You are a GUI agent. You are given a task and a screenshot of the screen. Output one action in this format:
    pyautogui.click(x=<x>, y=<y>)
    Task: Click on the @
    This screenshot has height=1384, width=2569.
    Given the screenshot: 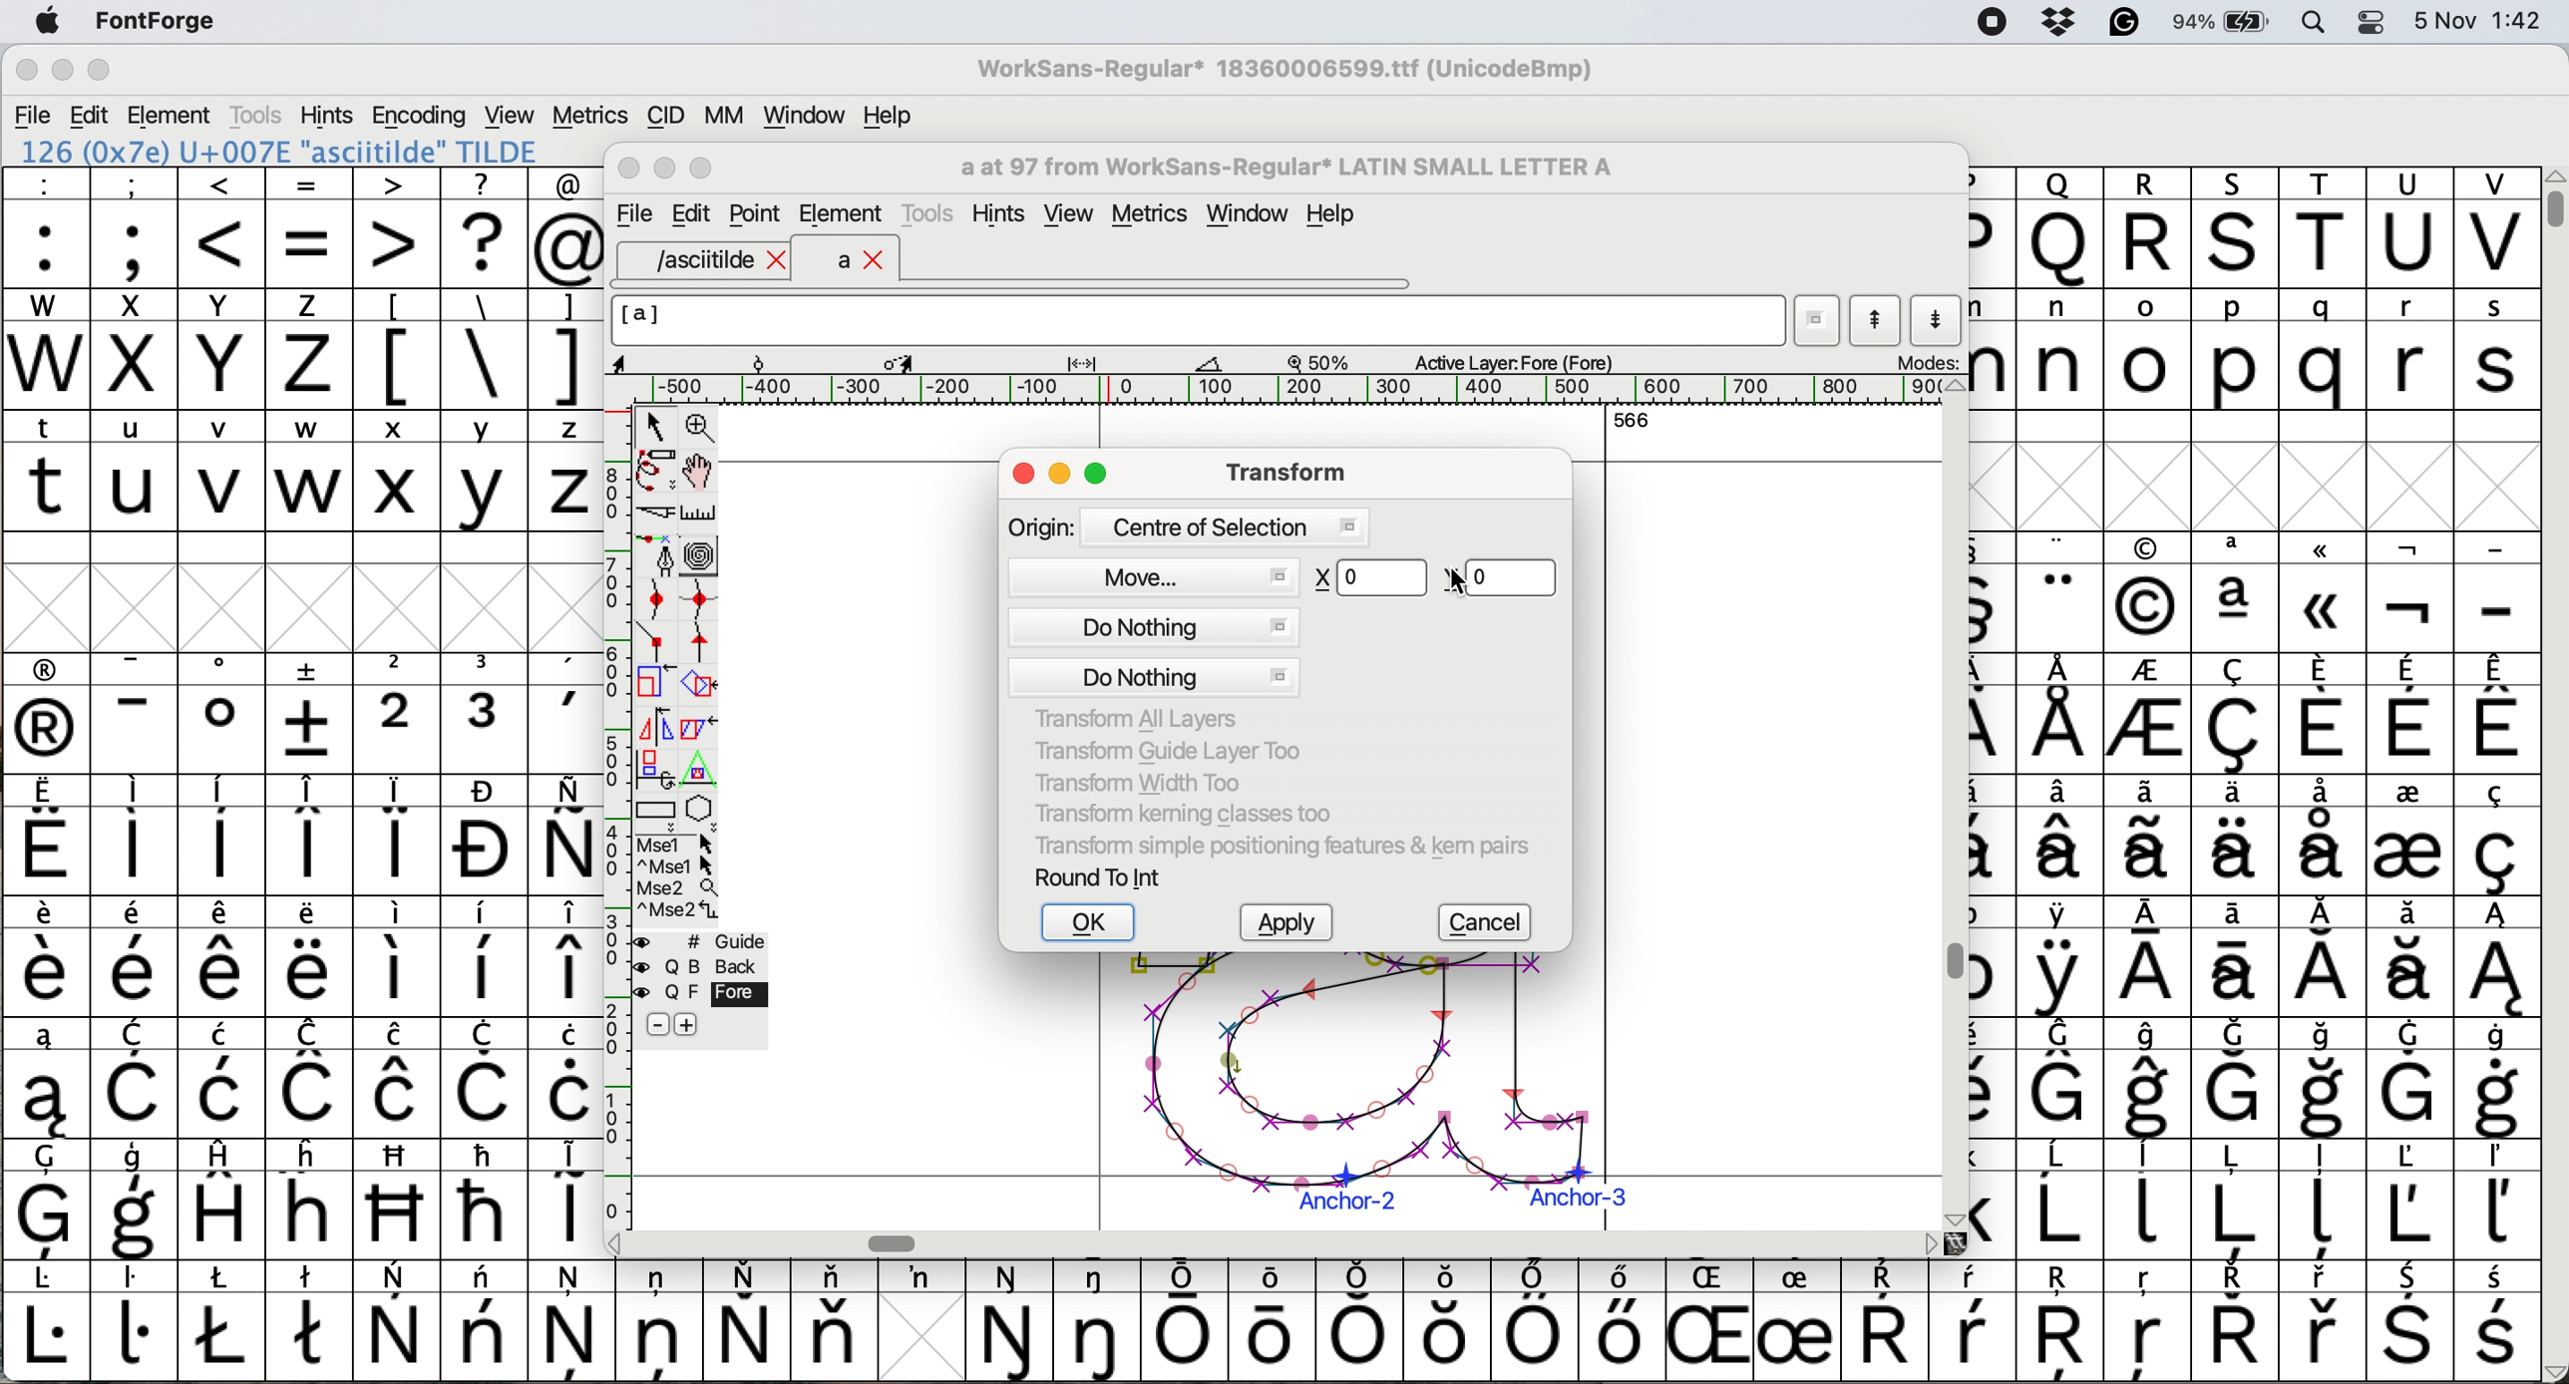 What is the action you would take?
    pyautogui.click(x=567, y=228)
    